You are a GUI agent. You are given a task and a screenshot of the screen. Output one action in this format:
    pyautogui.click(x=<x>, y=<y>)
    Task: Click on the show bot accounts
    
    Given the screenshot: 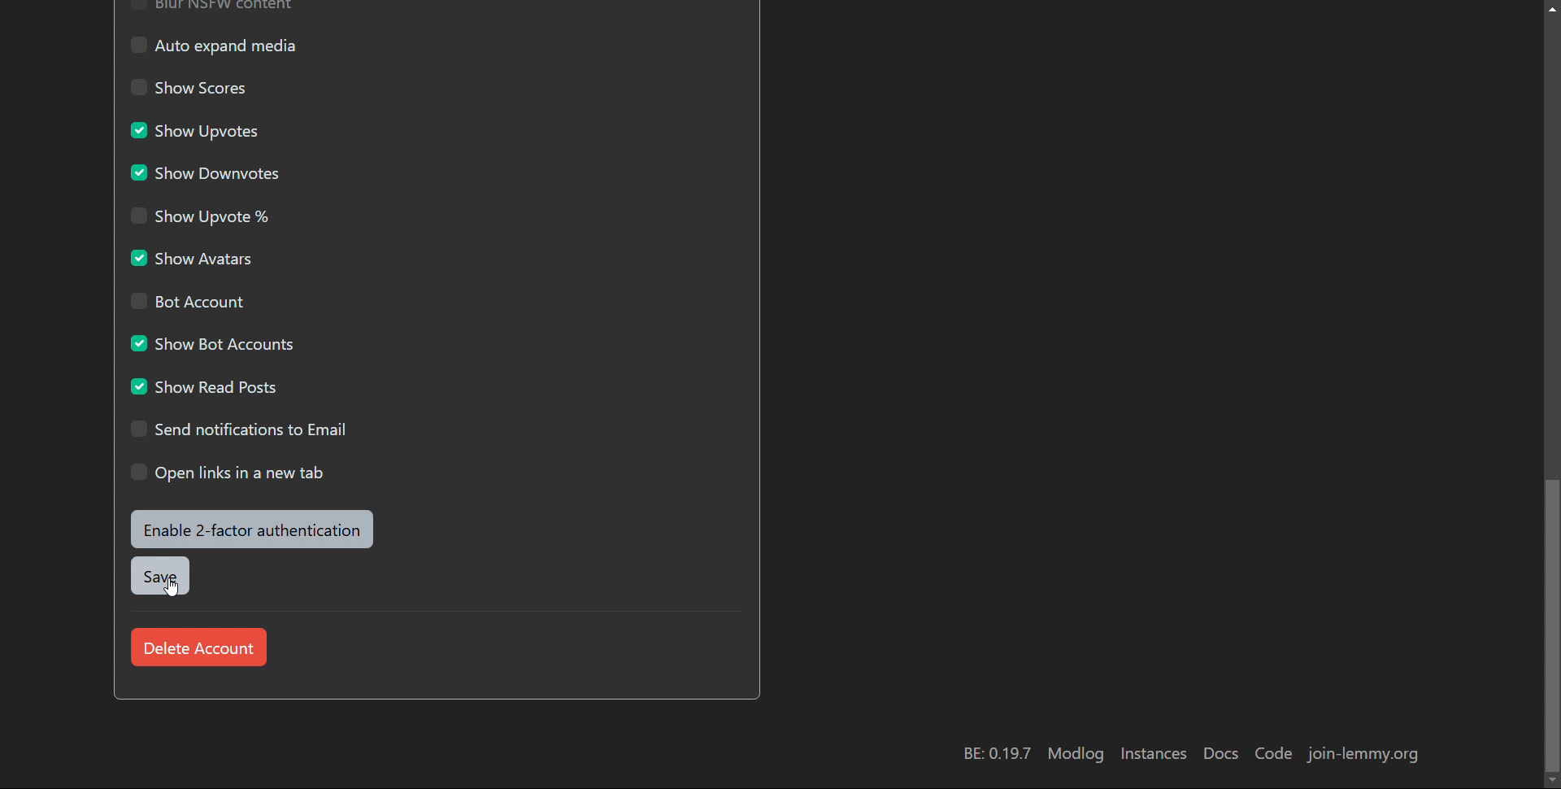 What is the action you would take?
    pyautogui.click(x=216, y=342)
    